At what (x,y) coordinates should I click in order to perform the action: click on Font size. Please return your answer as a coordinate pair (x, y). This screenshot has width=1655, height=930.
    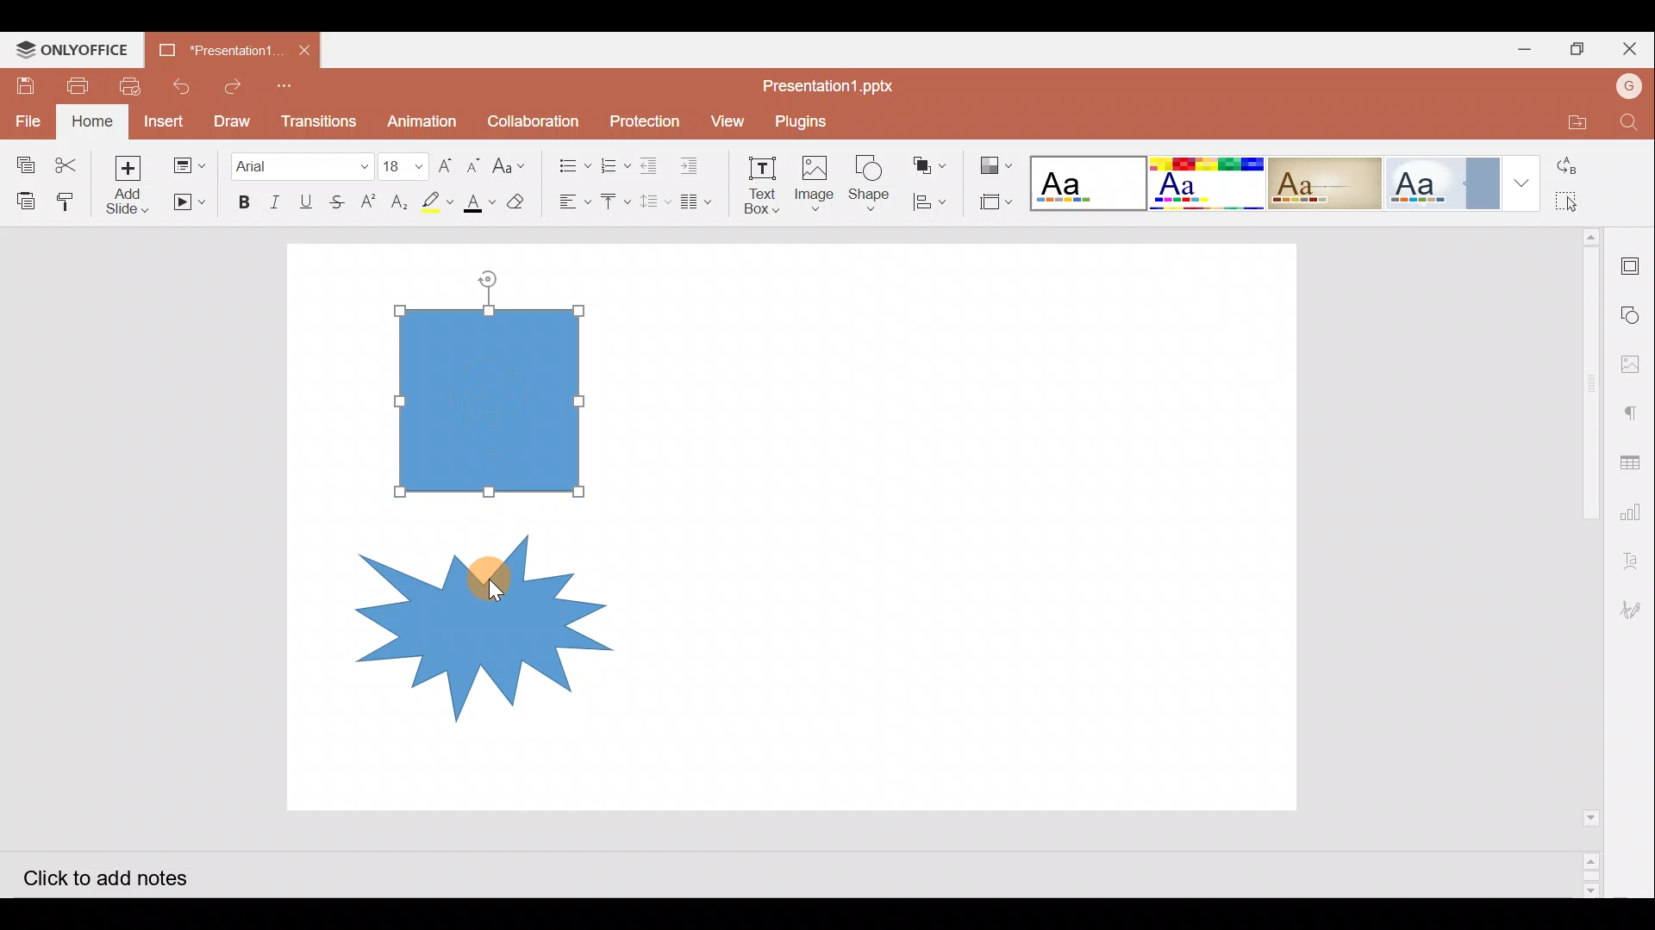
    Looking at the image, I should click on (403, 160).